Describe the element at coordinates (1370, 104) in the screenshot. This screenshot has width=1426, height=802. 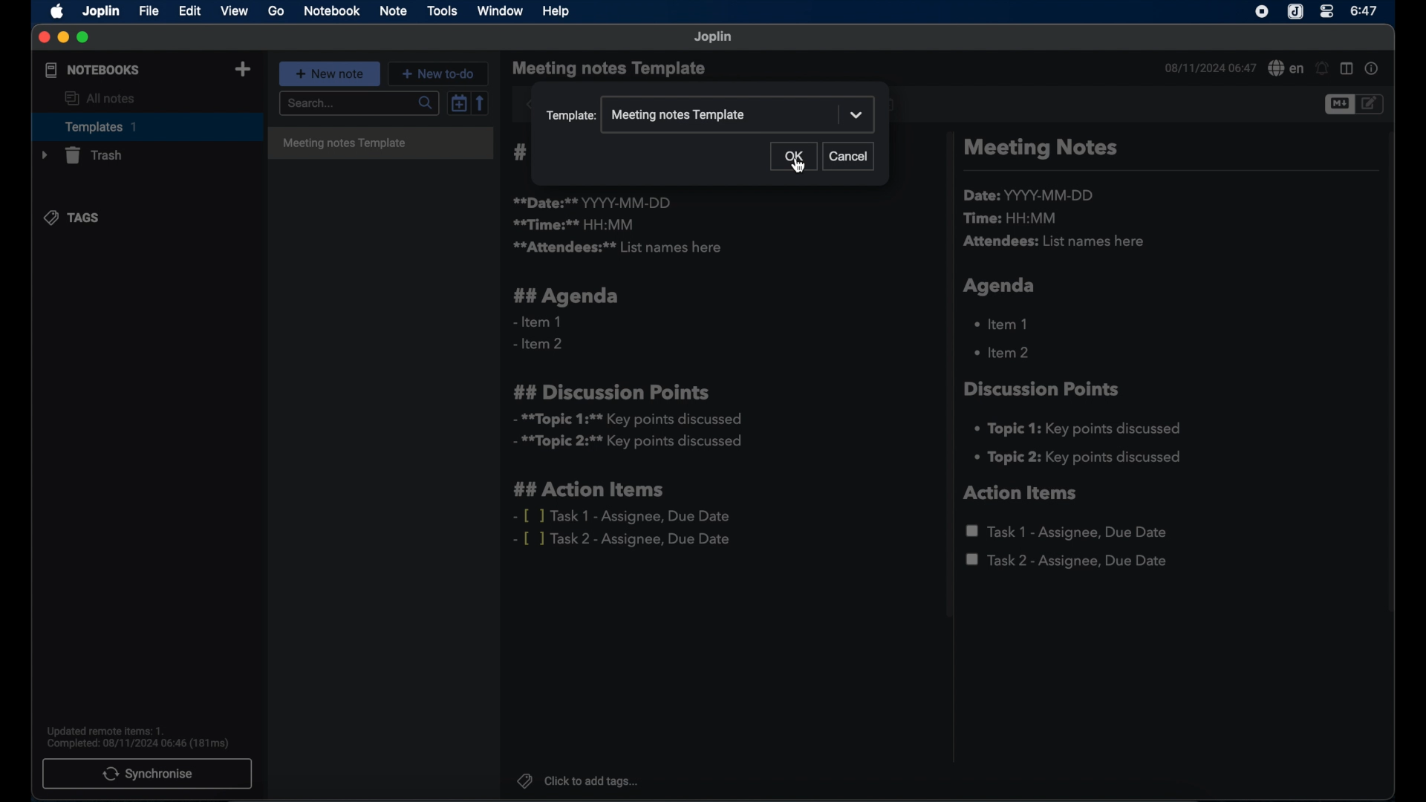
I see `toggle editor` at that location.